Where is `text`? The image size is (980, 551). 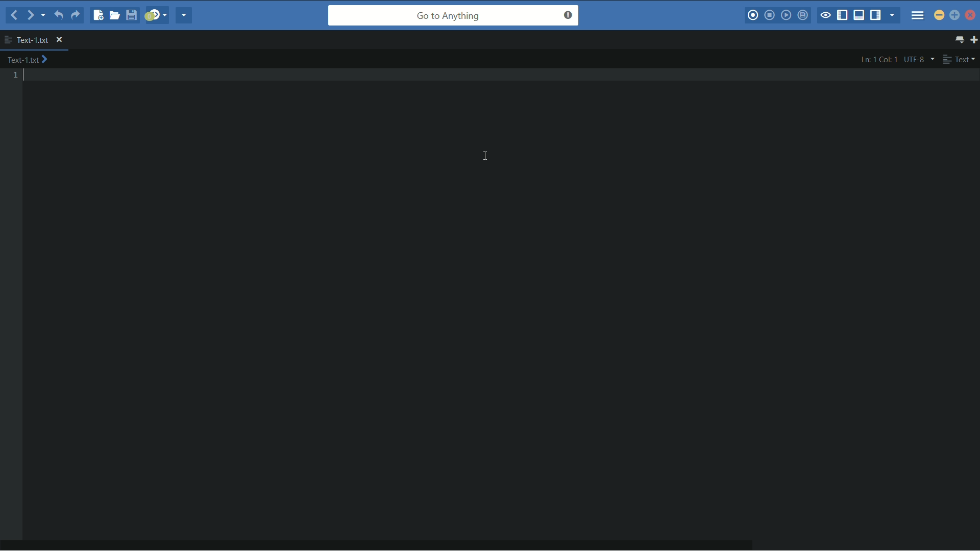 text is located at coordinates (959, 59).